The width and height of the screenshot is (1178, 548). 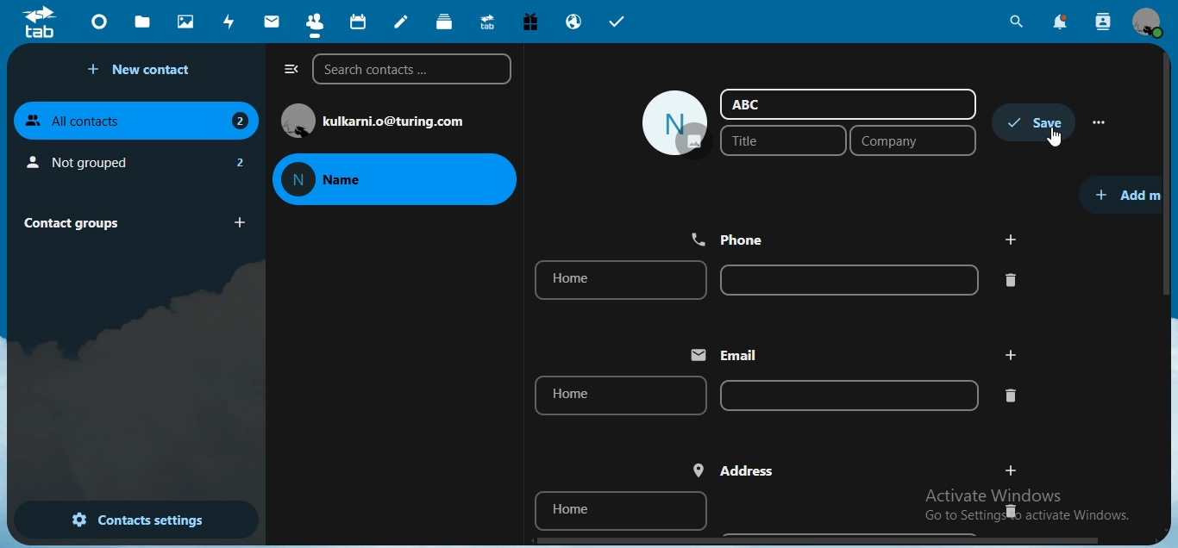 I want to click on name, so click(x=387, y=180).